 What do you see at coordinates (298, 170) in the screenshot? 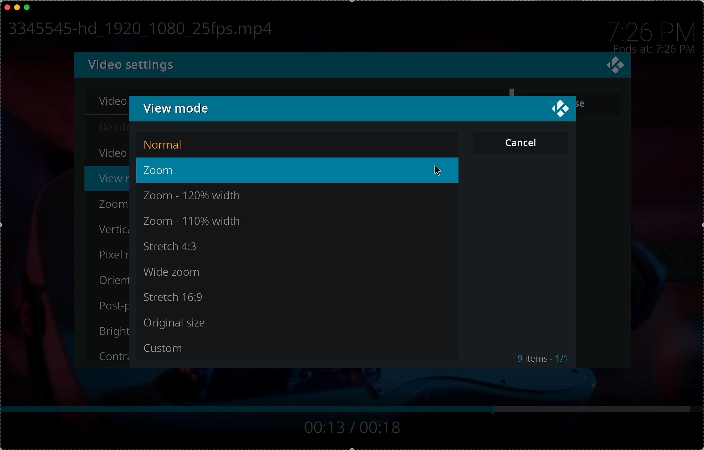
I see `click on zoom` at bounding box center [298, 170].